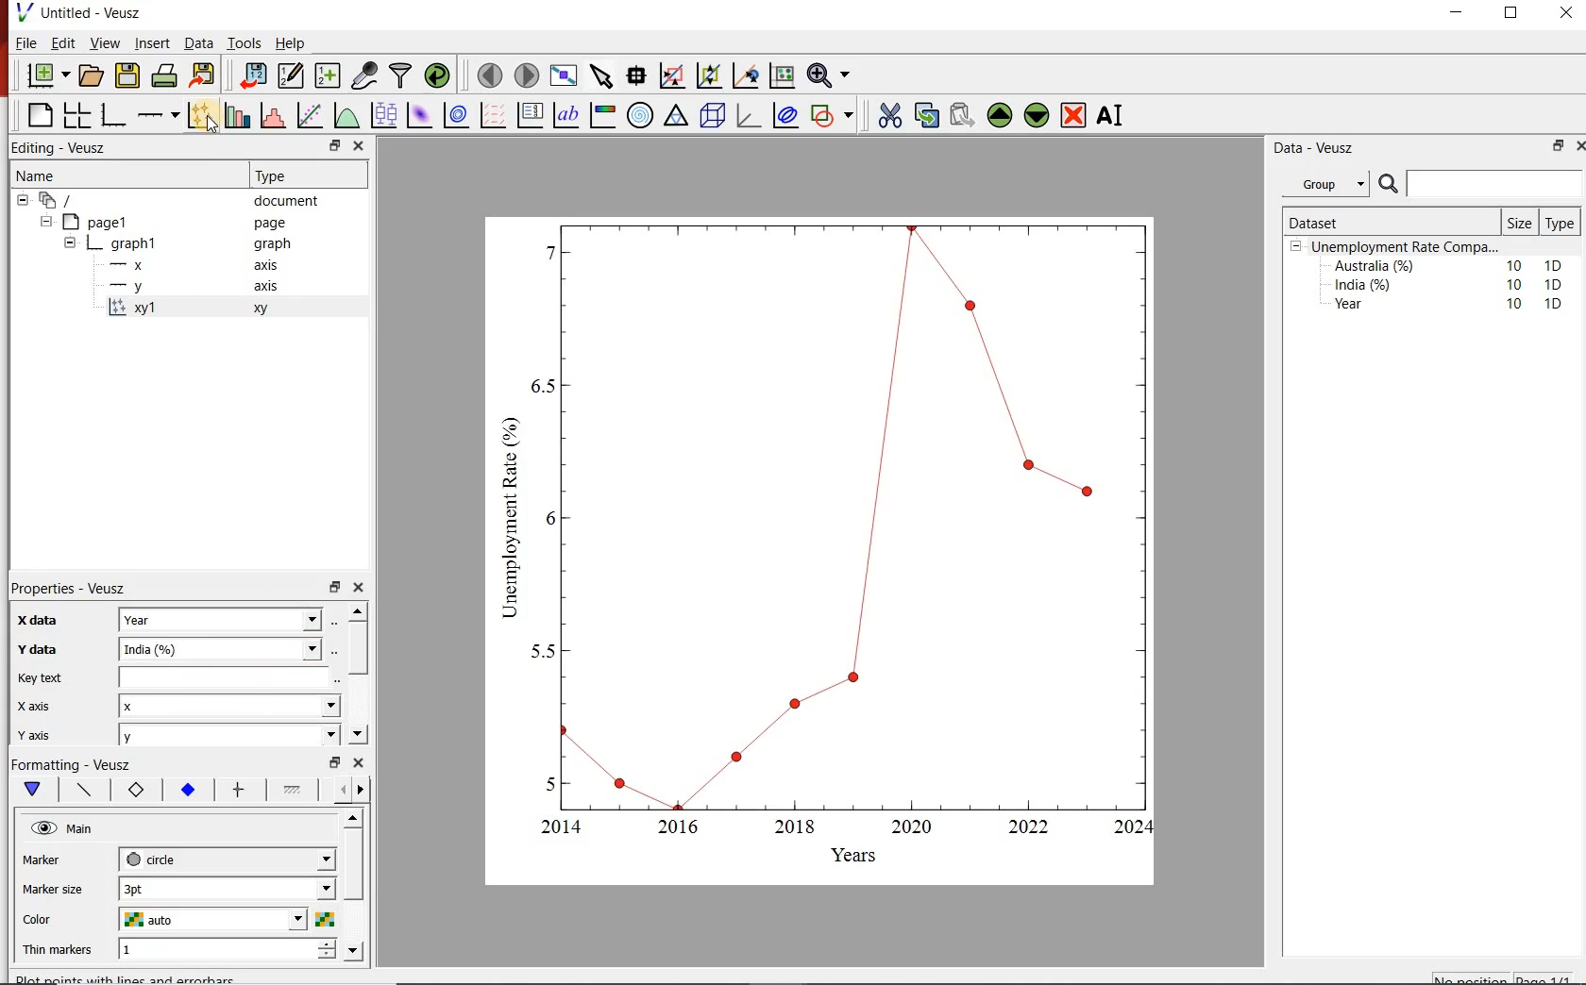 The height and width of the screenshot is (985, 1586). What do you see at coordinates (225, 857) in the screenshot?
I see `circle` at bounding box center [225, 857].